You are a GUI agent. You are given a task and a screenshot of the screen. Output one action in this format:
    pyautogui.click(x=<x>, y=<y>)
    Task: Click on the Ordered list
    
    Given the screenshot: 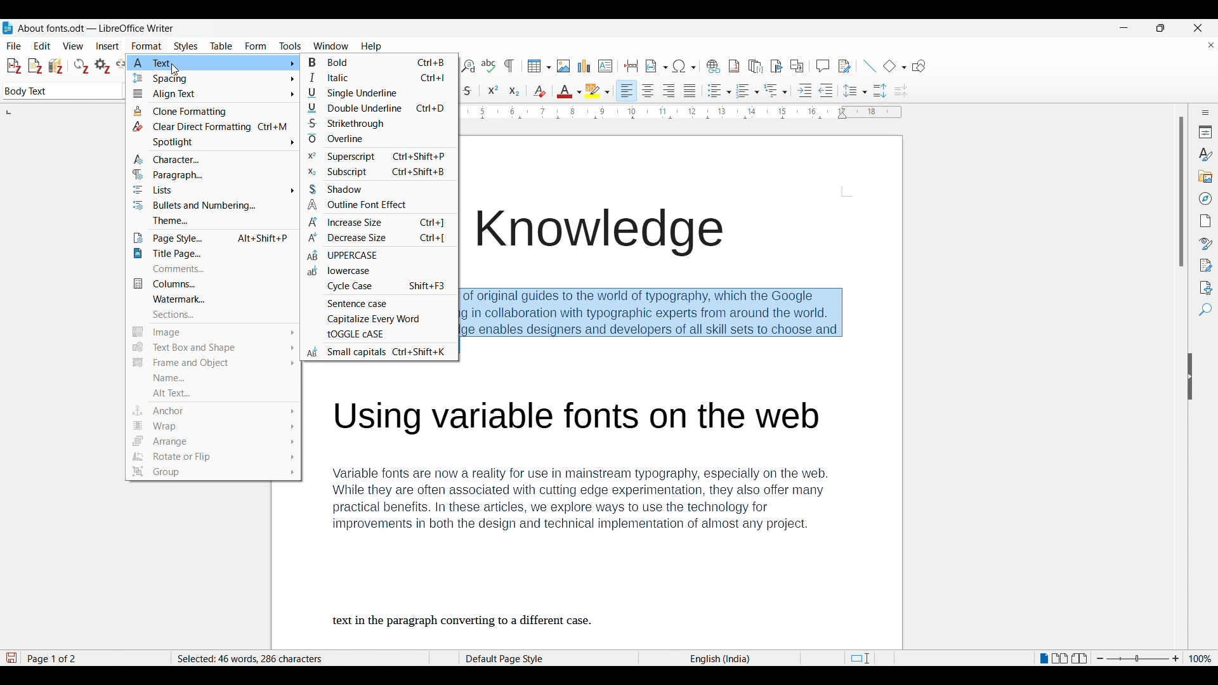 What is the action you would take?
    pyautogui.click(x=748, y=91)
    